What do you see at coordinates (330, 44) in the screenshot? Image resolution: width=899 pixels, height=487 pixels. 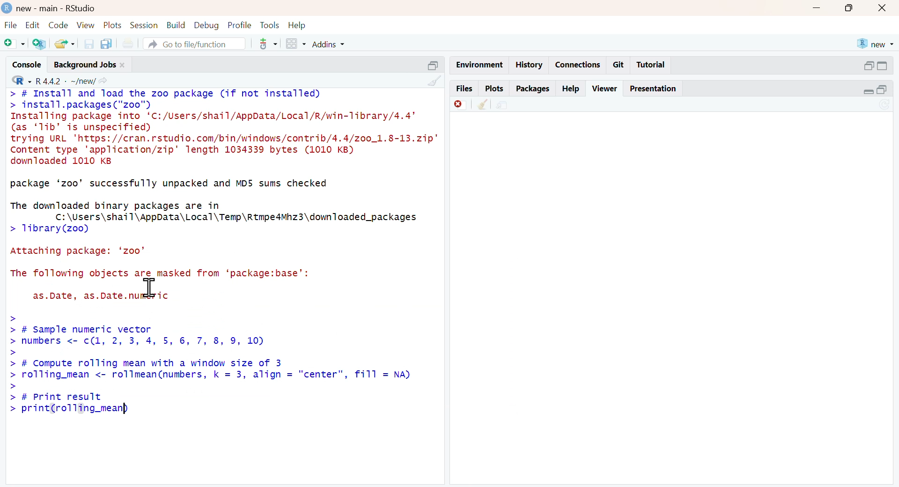 I see `addins` at bounding box center [330, 44].